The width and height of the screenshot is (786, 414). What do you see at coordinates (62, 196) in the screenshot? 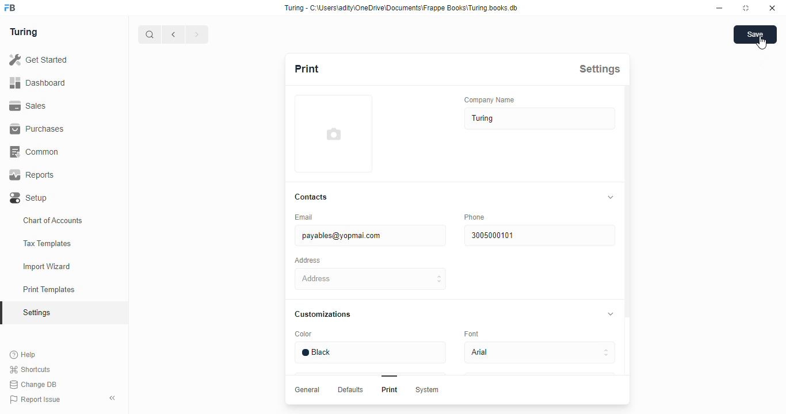
I see `Setup` at bounding box center [62, 196].